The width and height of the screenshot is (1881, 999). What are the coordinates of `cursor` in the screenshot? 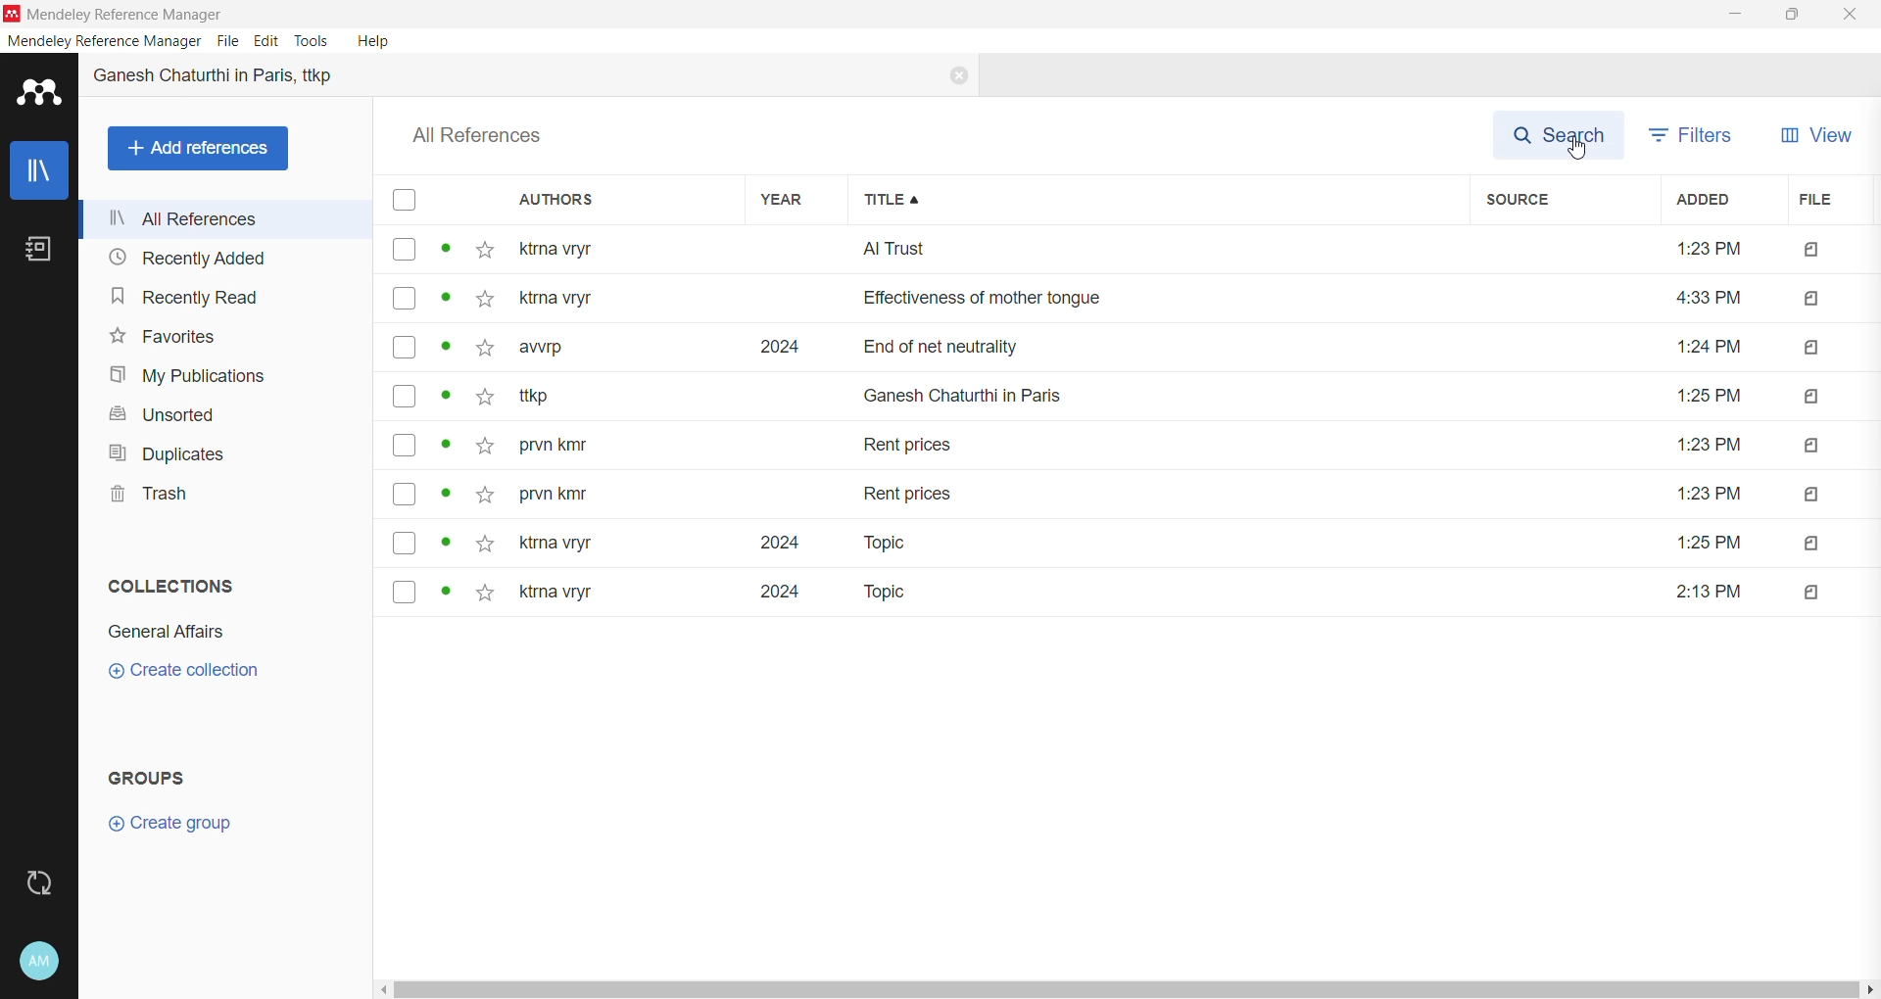 It's located at (1577, 151).